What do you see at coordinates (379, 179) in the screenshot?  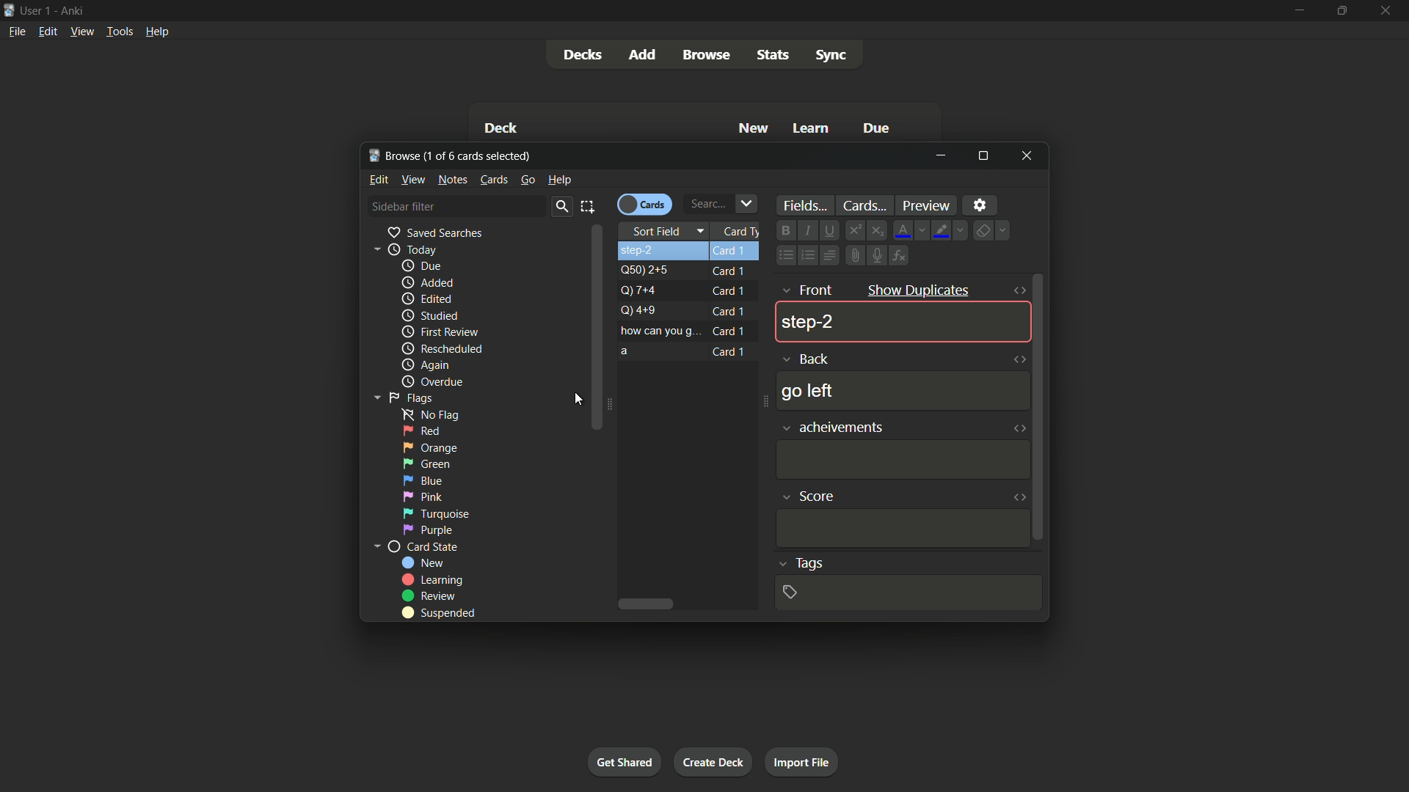 I see `Edit` at bounding box center [379, 179].